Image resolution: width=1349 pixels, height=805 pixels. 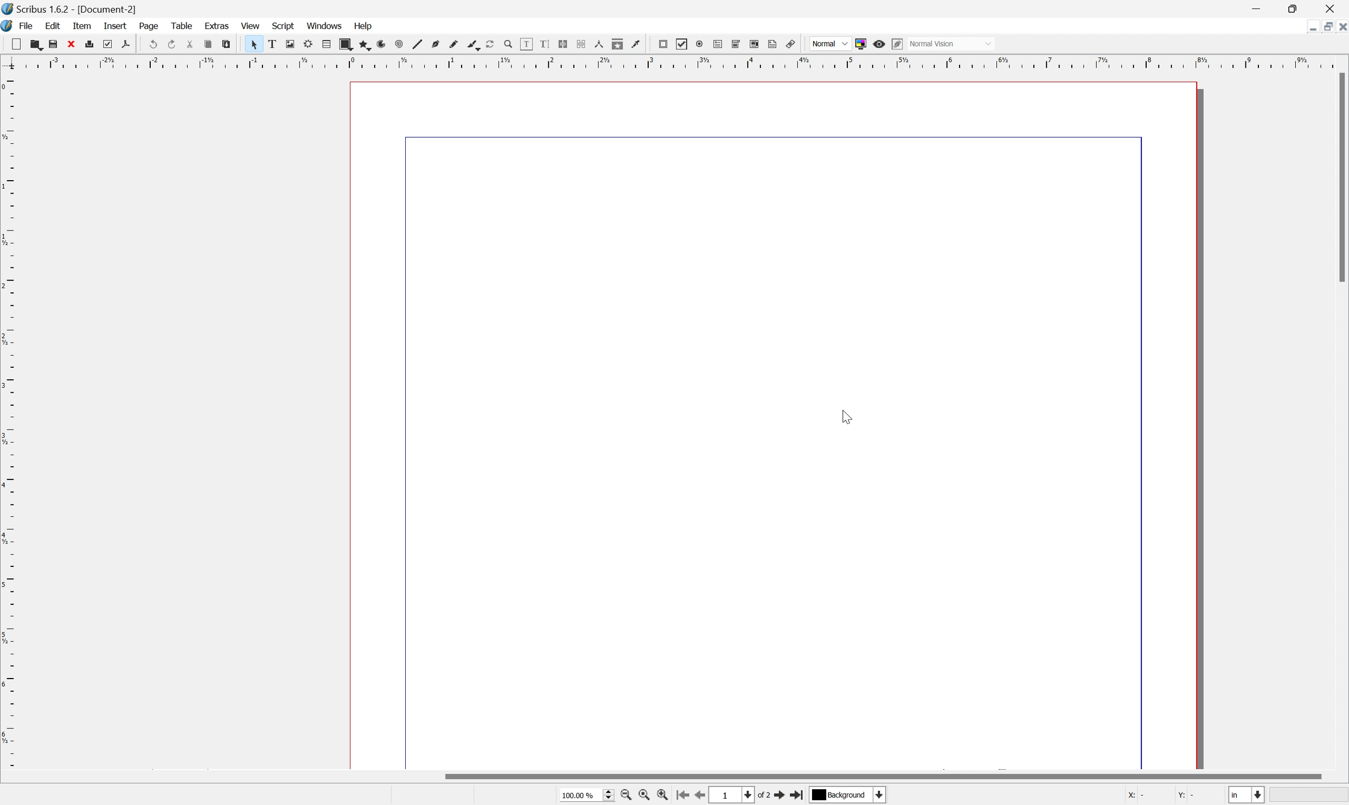 What do you see at coordinates (324, 44) in the screenshot?
I see `Table` at bounding box center [324, 44].